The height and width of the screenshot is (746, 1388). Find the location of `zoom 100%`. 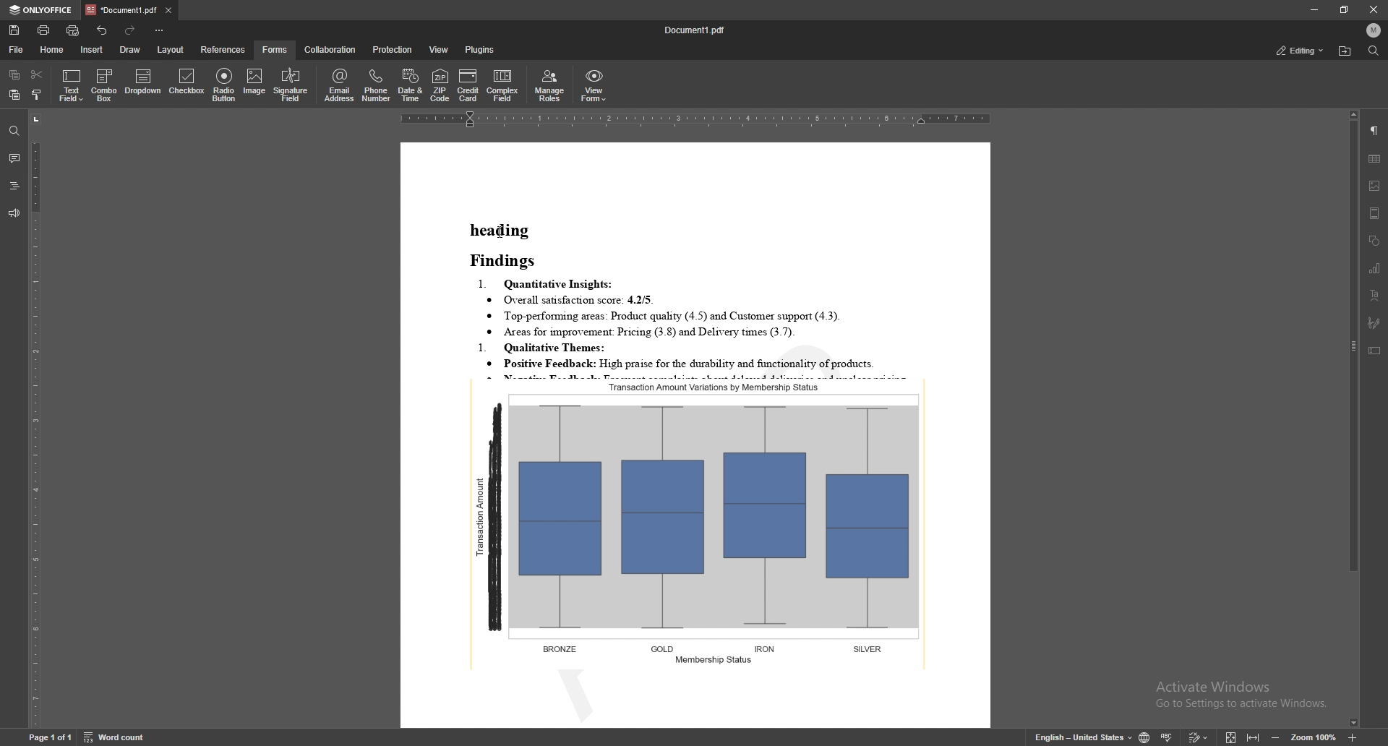

zoom 100% is located at coordinates (1318, 739).